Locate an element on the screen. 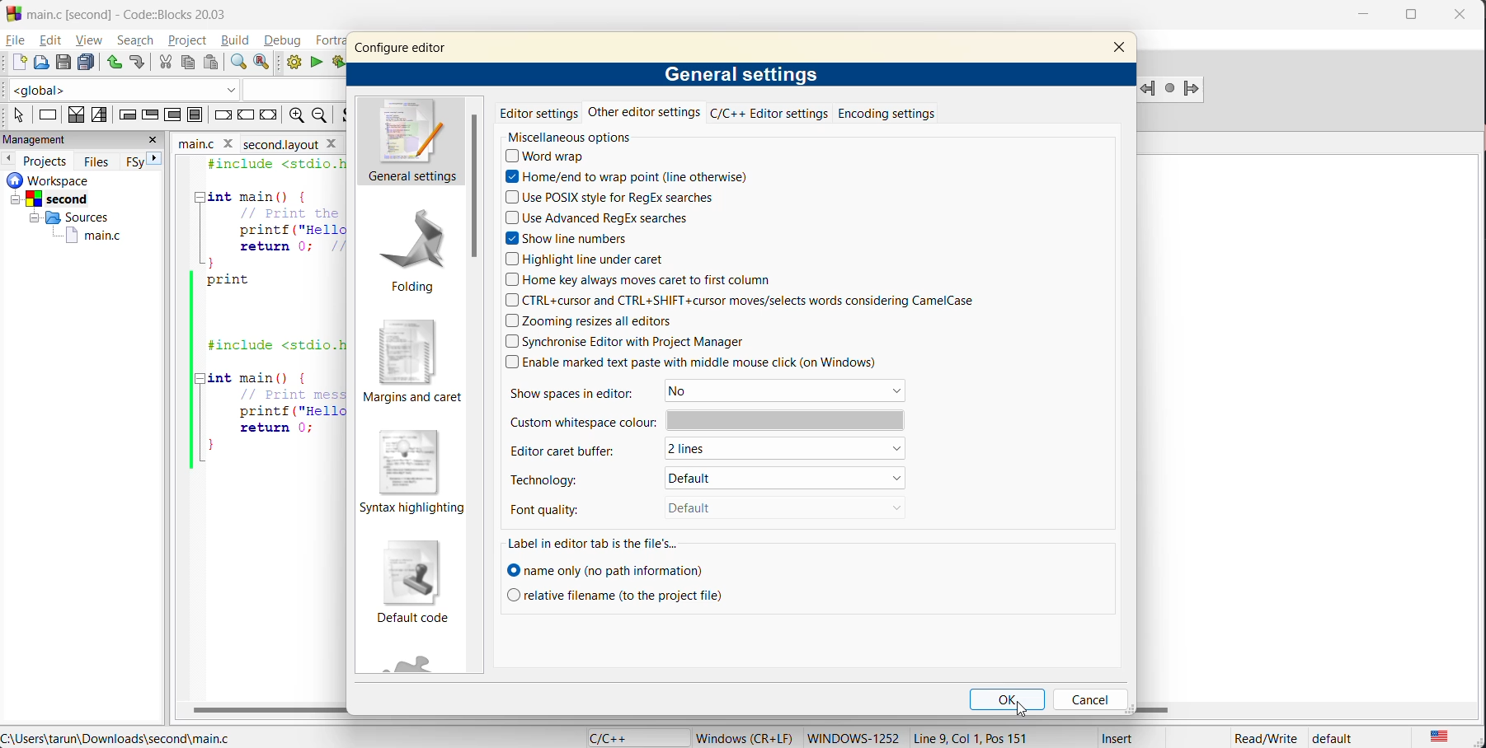  jump backword is located at coordinates (1148, 89).